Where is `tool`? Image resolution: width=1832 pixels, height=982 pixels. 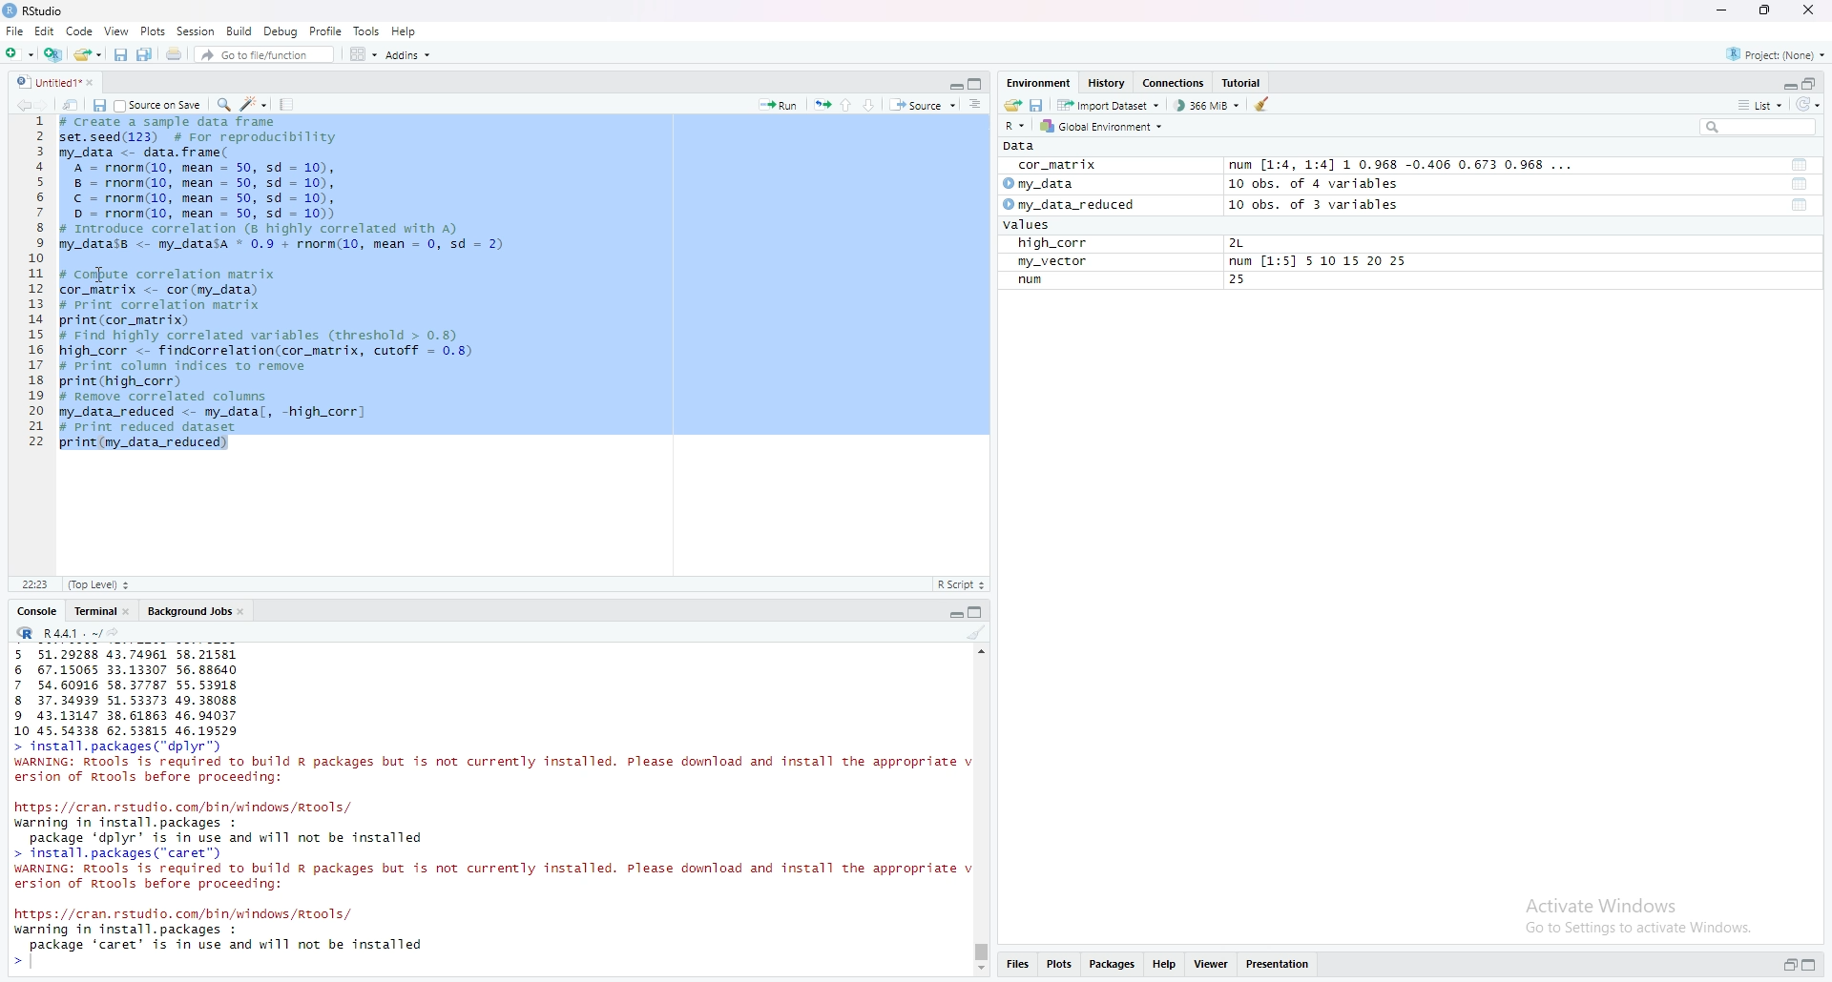
tool is located at coordinates (1802, 205).